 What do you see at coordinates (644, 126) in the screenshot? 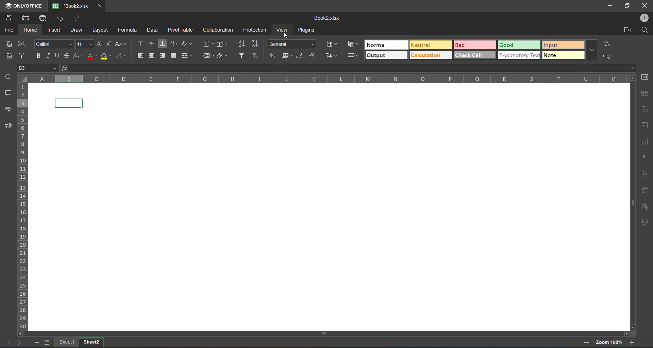
I see `images` at bounding box center [644, 126].